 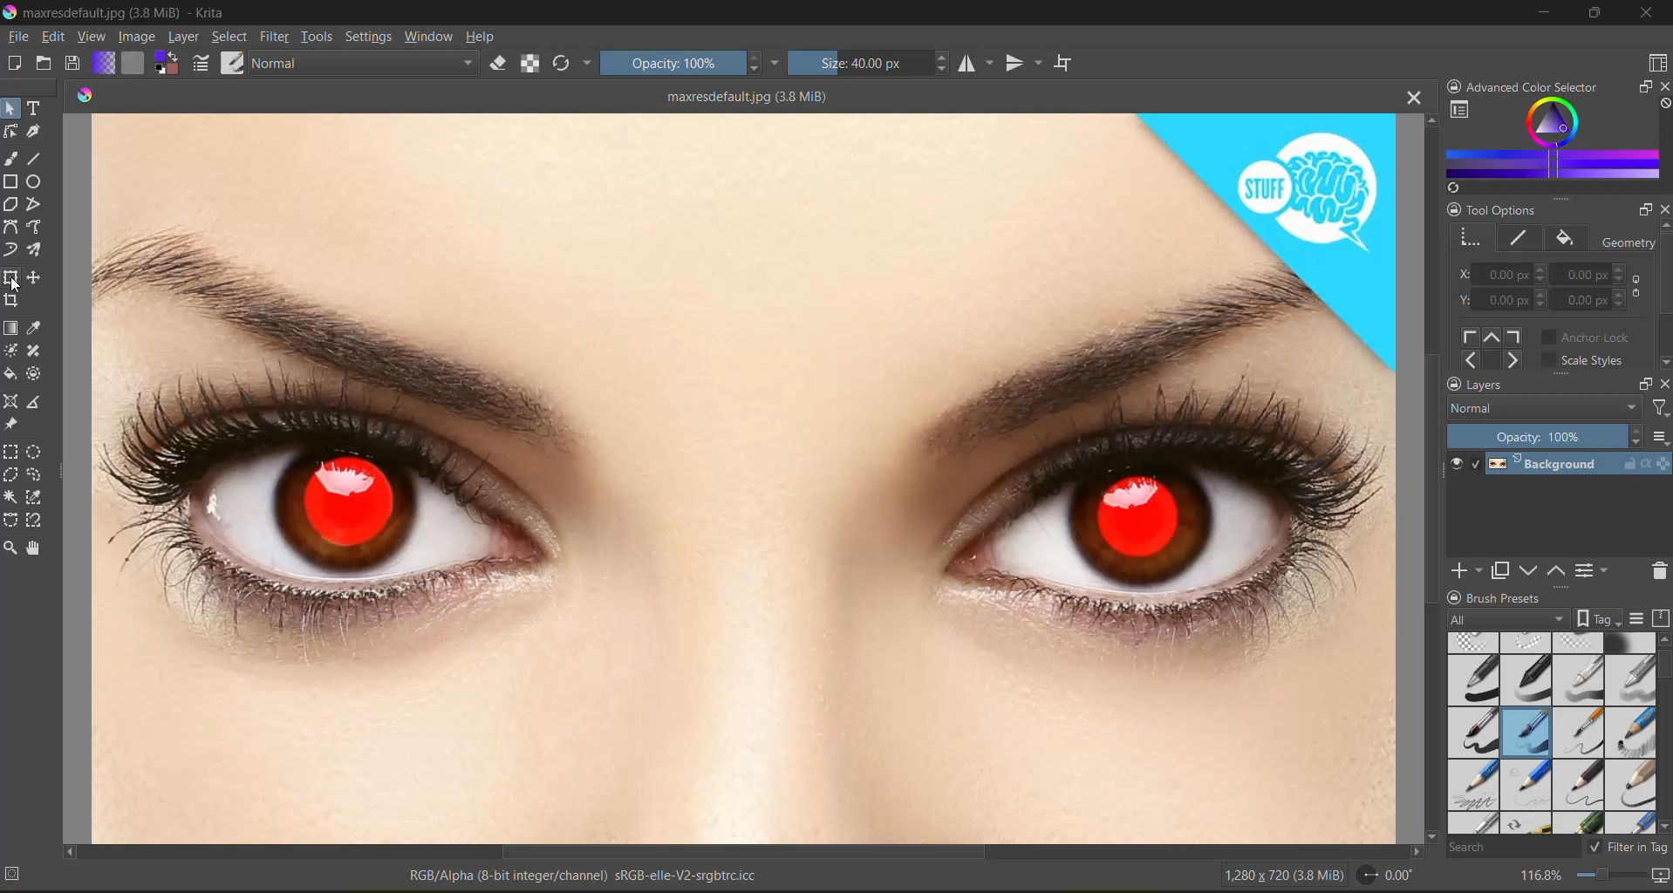 I want to click on storage resources, so click(x=1661, y=618).